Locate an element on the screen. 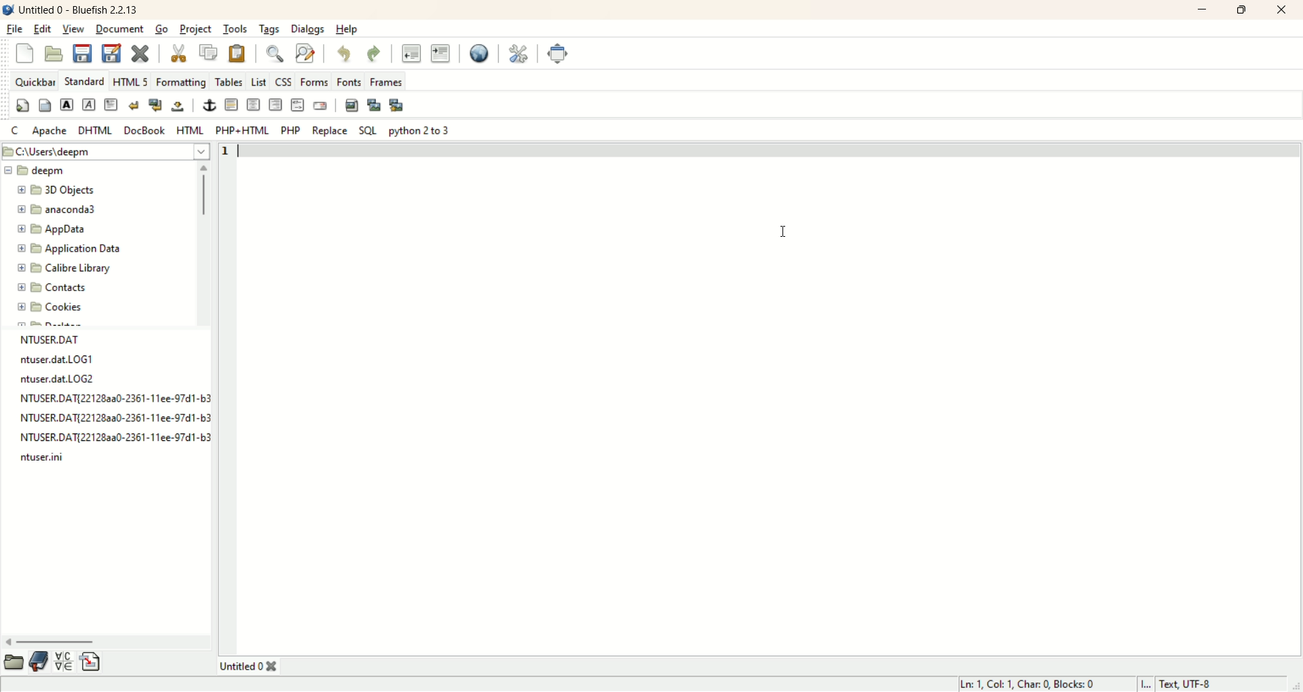 The width and height of the screenshot is (1303, 692). open is located at coordinates (14, 661).